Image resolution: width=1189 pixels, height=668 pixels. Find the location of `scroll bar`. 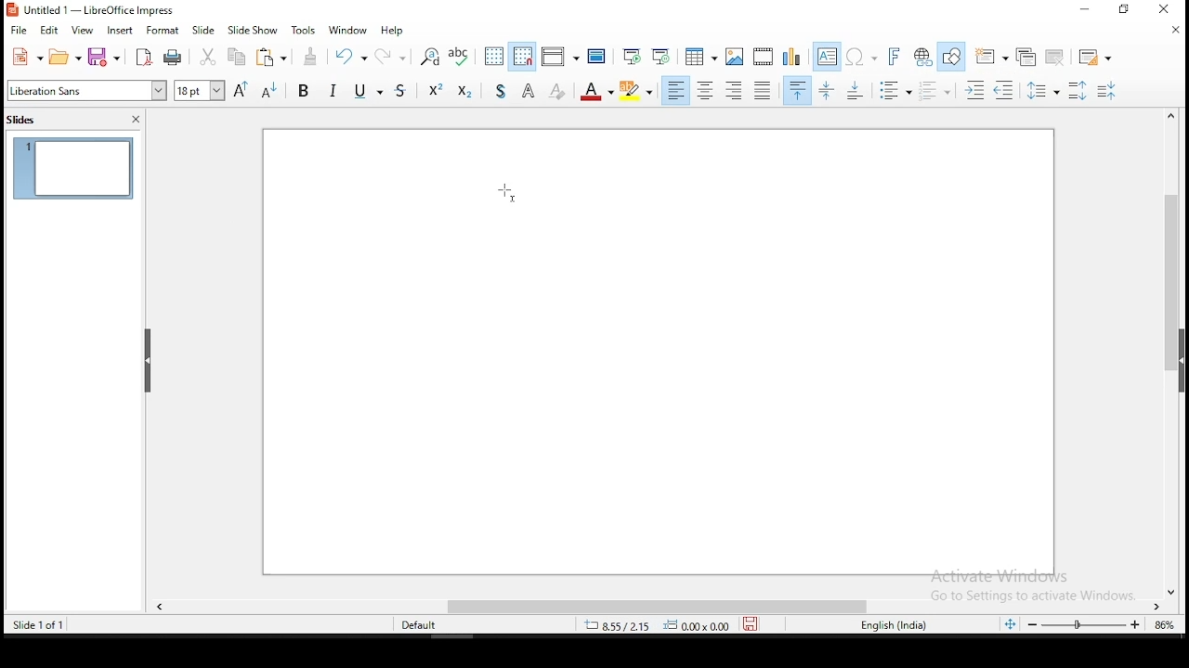

scroll bar is located at coordinates (663, 607).